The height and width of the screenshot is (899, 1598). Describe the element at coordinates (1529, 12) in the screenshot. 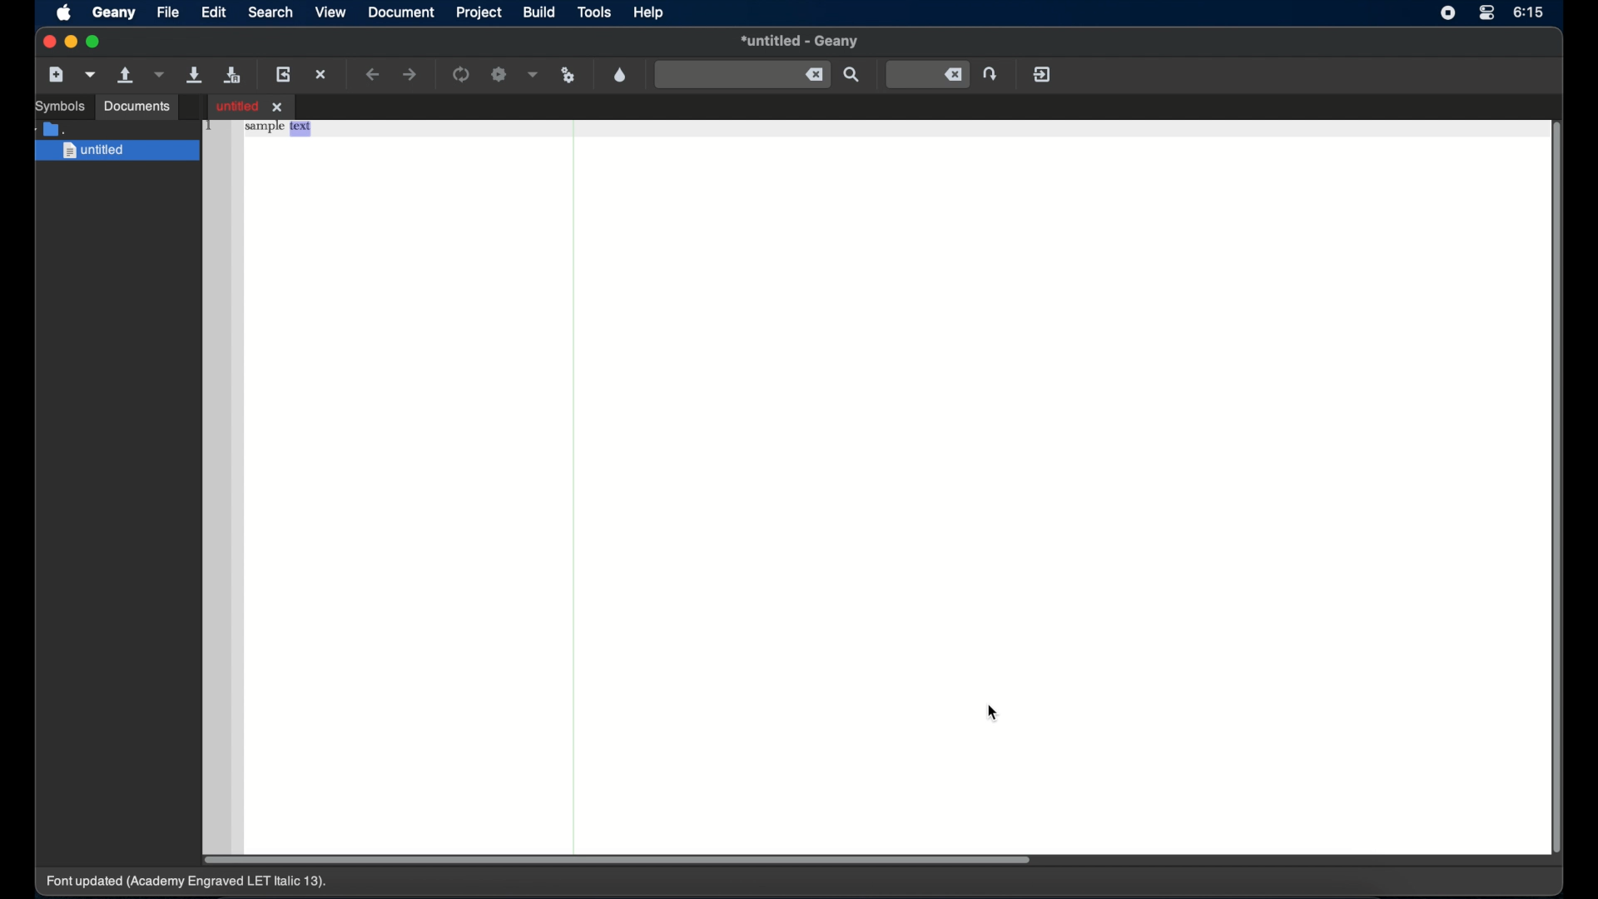

I see `6:15` at that location.